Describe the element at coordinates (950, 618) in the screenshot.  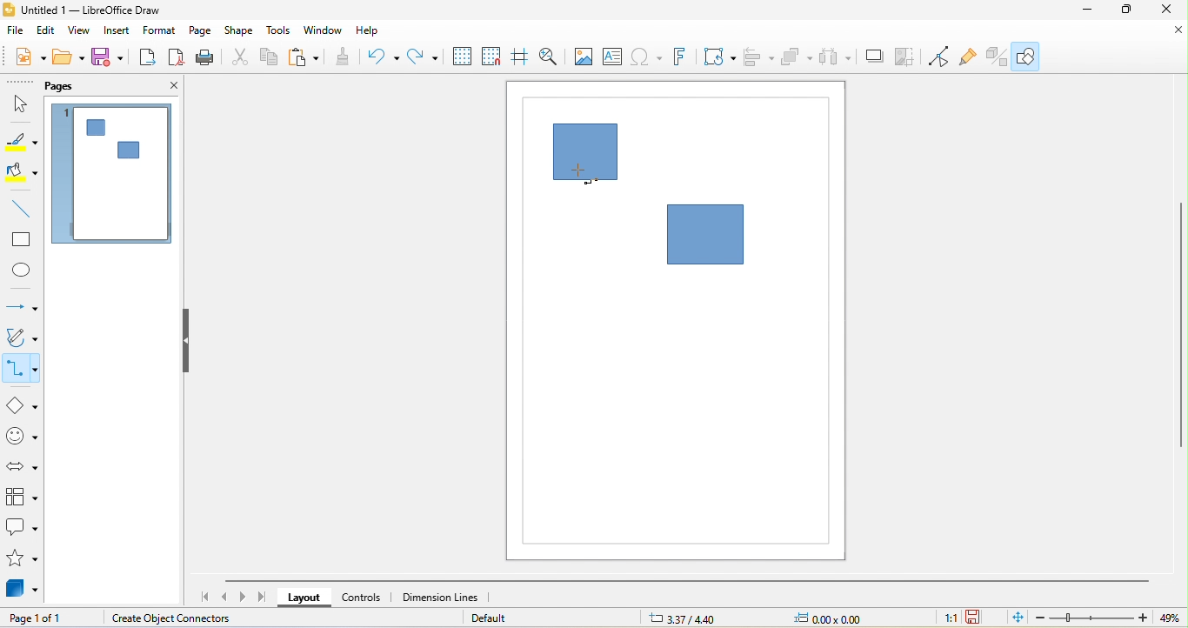
I see `1:1` at that location.